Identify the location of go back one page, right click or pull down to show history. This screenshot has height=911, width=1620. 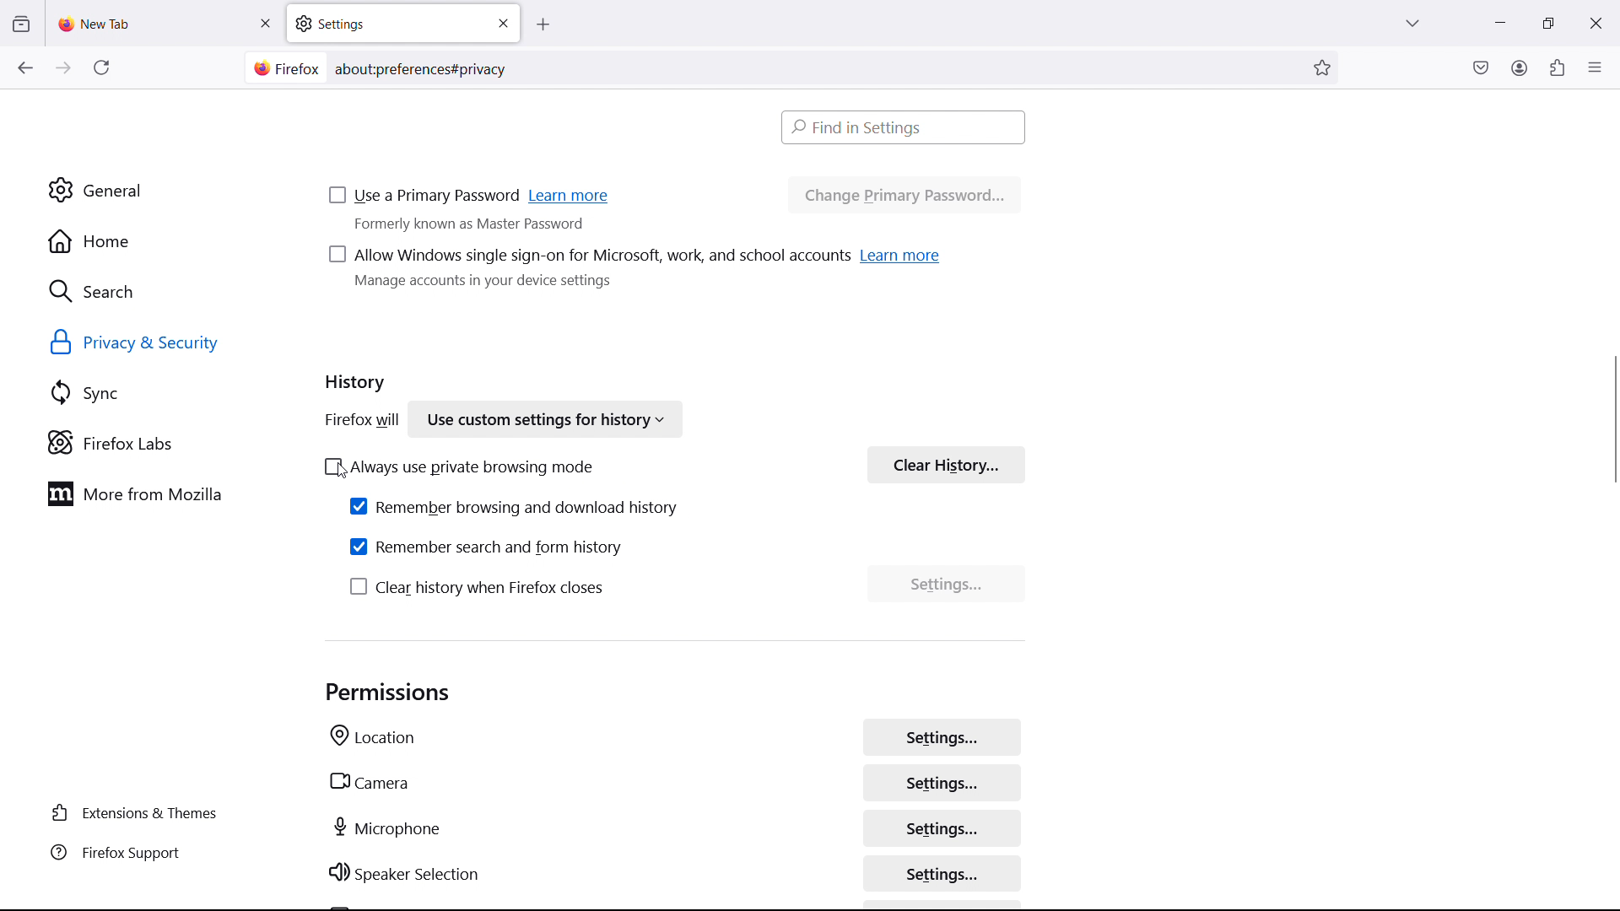
(24, 67).